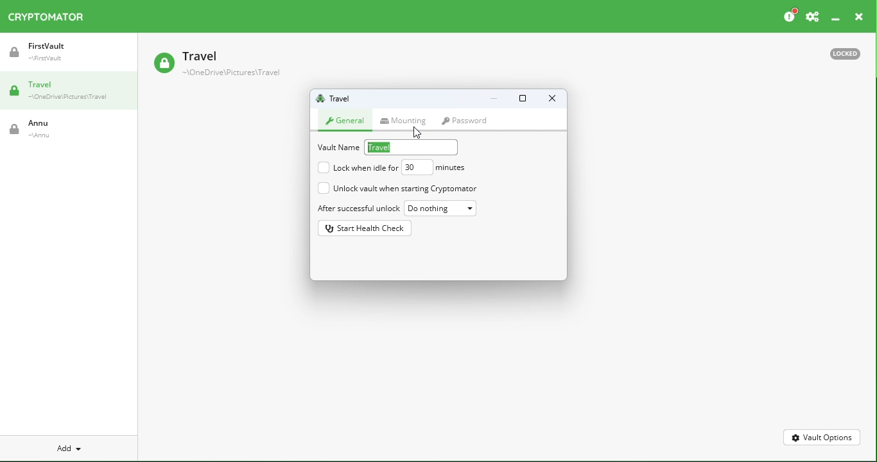 The width and height of the screenshot is (877, 462). What do you see at coordinates (468, 121) in the screenshot?
I see `Password` at bounding box center [468, 121].